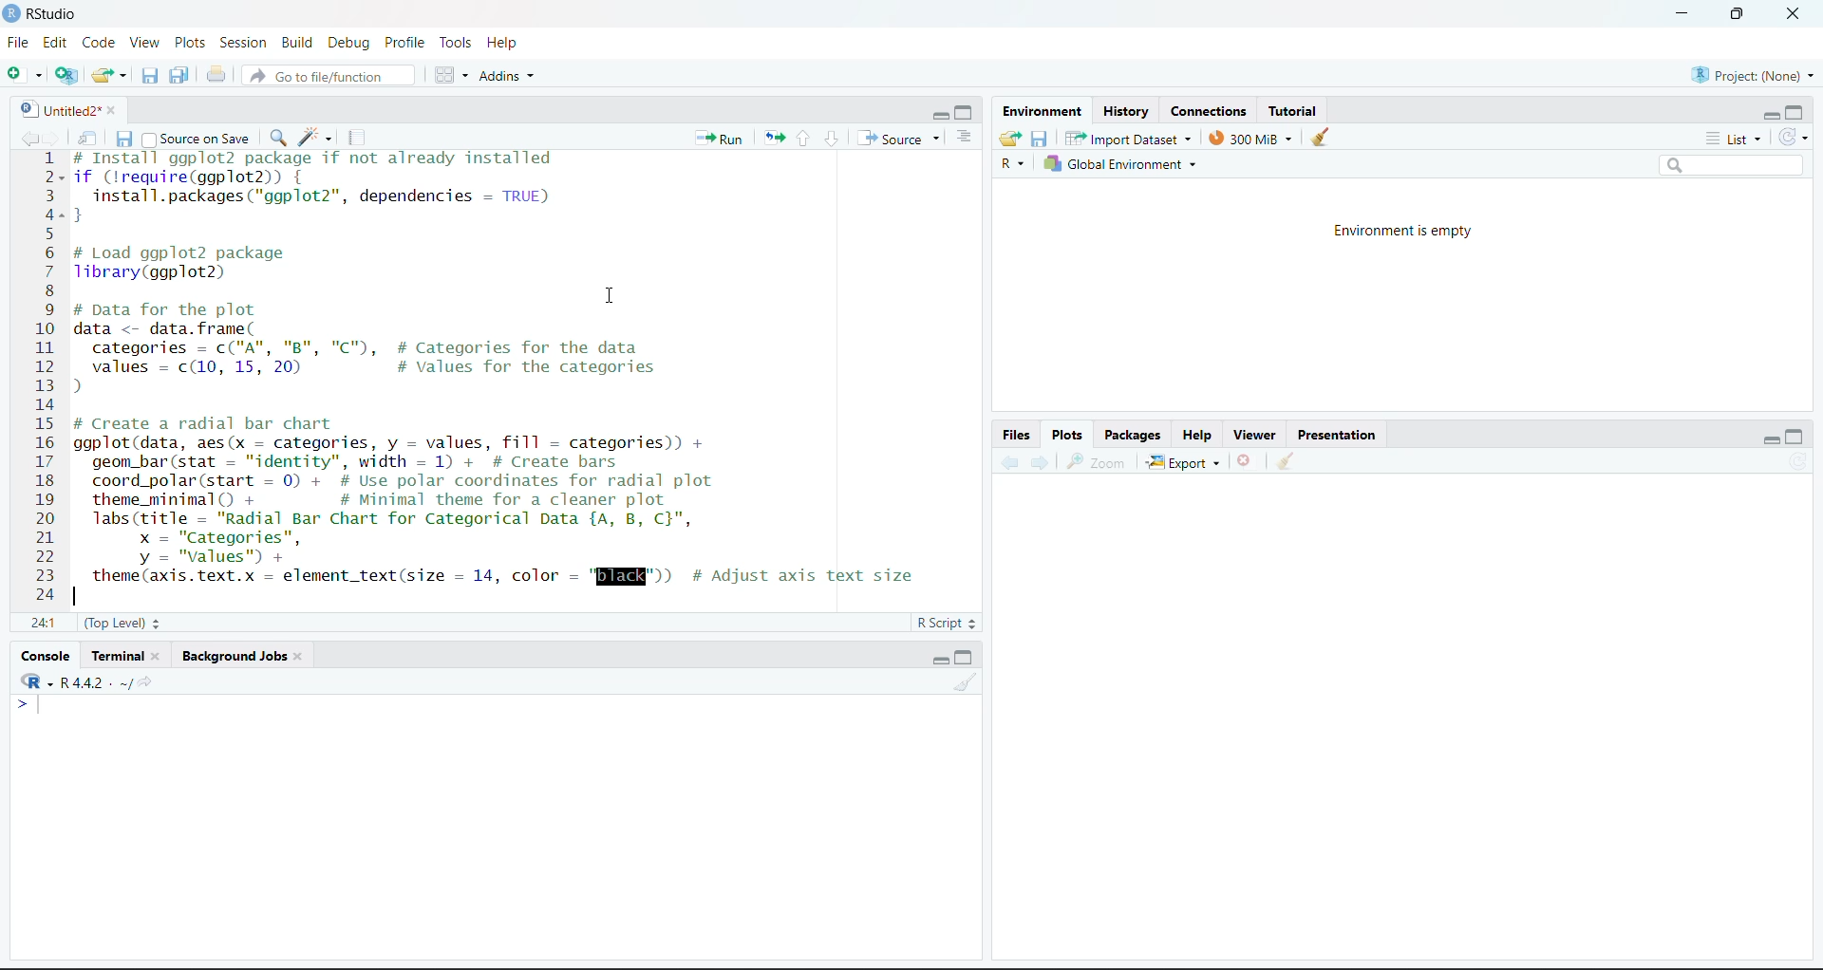 The height and width of the screenshot is (970, 1823). What do you see at coordinates (936, 658) in the screenshot?
I see `hide r script` at bounding box center [936, 658].